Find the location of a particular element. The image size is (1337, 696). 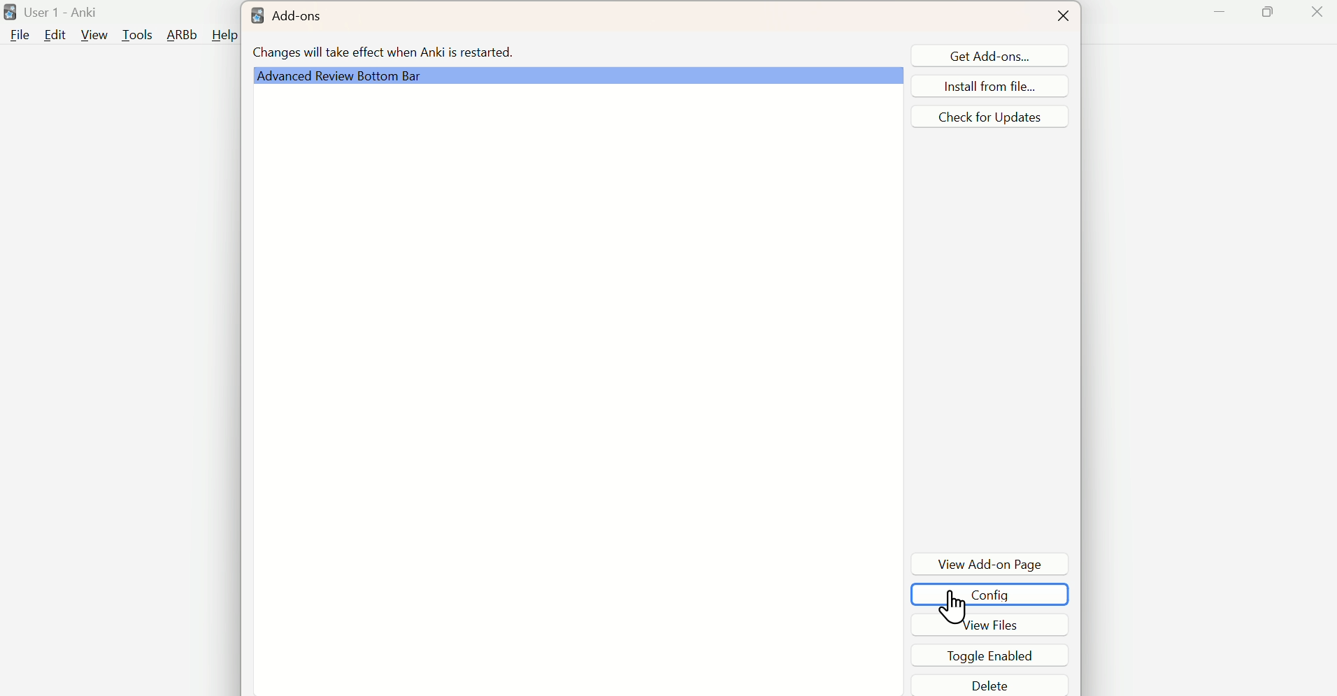

ARBb is located at coordinates (183, 35).